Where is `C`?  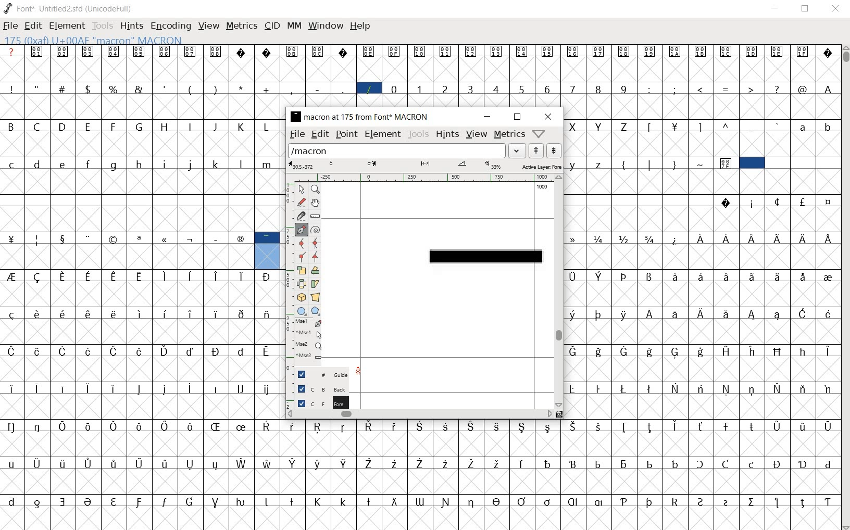 C is located at coordinates (39, 127).